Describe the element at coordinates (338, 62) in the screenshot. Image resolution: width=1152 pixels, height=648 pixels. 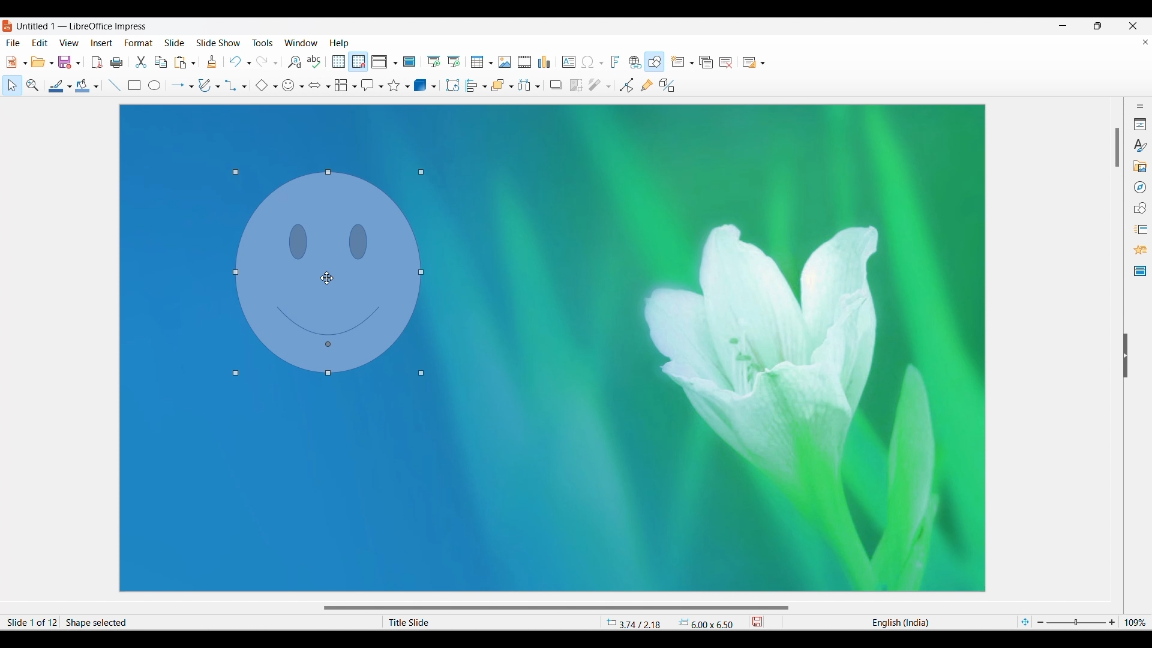
I see `Display grid` at that location.